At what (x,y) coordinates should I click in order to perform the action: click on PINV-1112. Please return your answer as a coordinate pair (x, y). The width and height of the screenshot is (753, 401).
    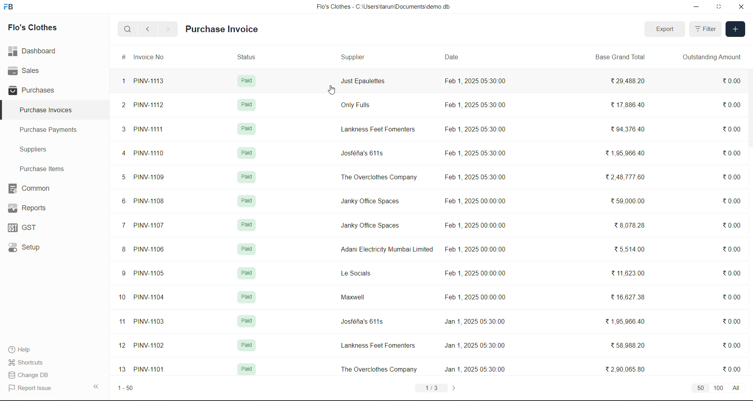
    Looking at the image, I should click on (149, 105).